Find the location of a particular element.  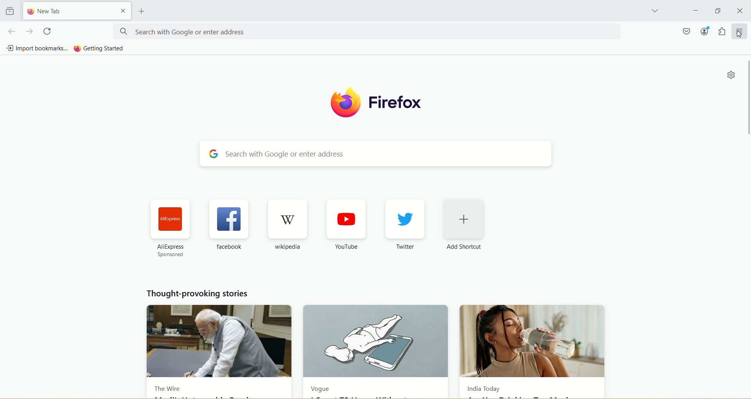

AliExpress sponsored is located at coordinates (172, 250).